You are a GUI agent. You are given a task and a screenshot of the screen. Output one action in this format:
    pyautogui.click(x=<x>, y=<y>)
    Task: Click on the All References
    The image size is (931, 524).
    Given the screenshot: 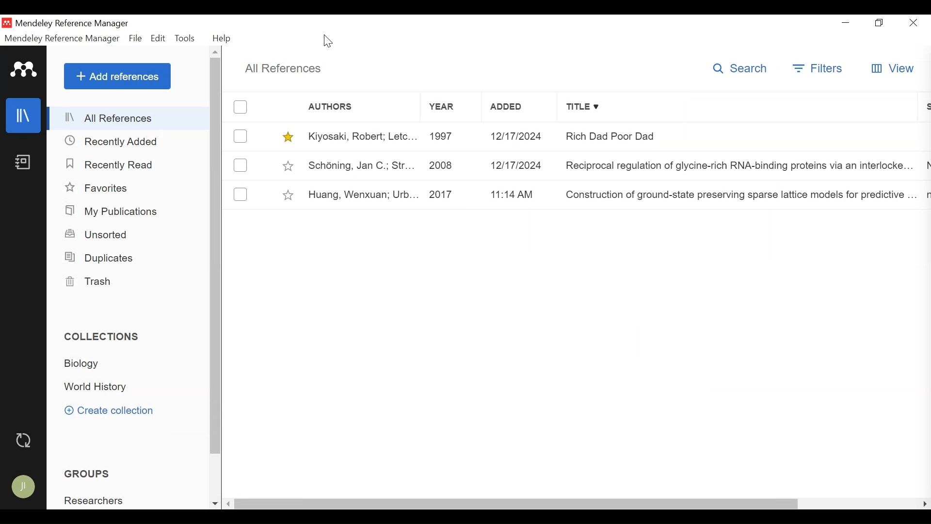 What is the action you would take?
    pyautogui.click(x=288, y=69)
    